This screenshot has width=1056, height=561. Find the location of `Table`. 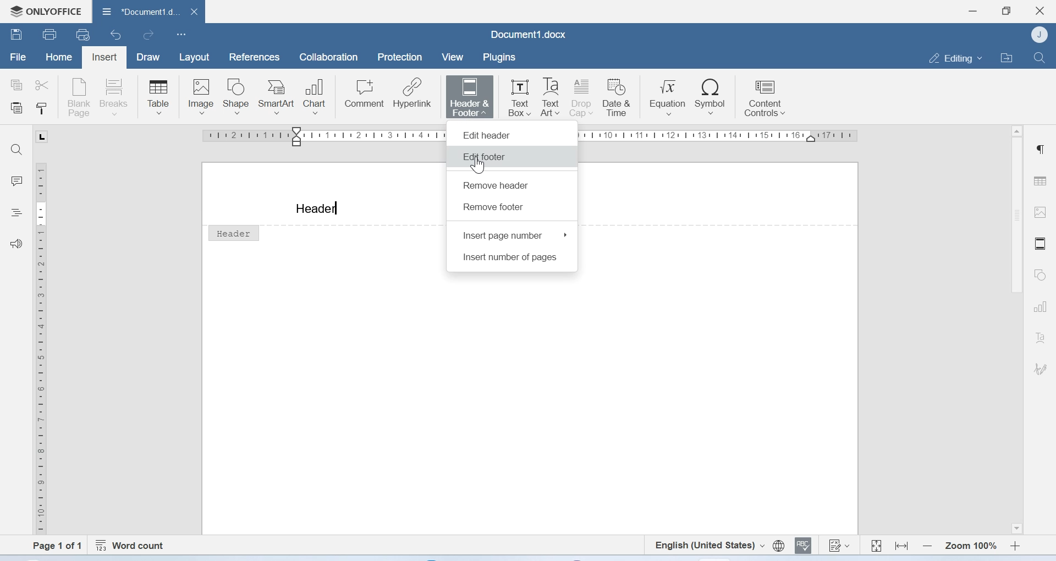

Table is located at coordinates (1042, 178).